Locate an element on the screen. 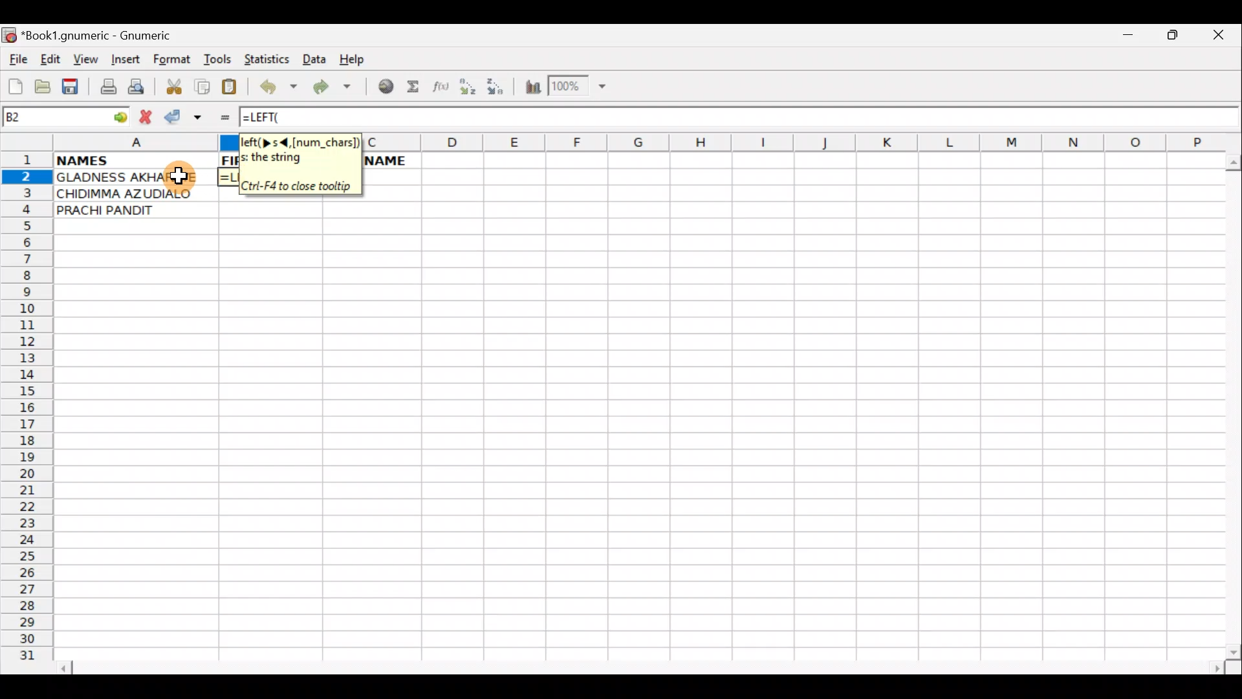  File is located at coordinates (17, 60).